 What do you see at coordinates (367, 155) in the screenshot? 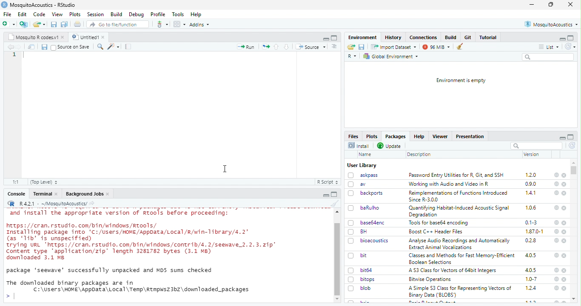
I see `Name` at bounding box center [367, 155].